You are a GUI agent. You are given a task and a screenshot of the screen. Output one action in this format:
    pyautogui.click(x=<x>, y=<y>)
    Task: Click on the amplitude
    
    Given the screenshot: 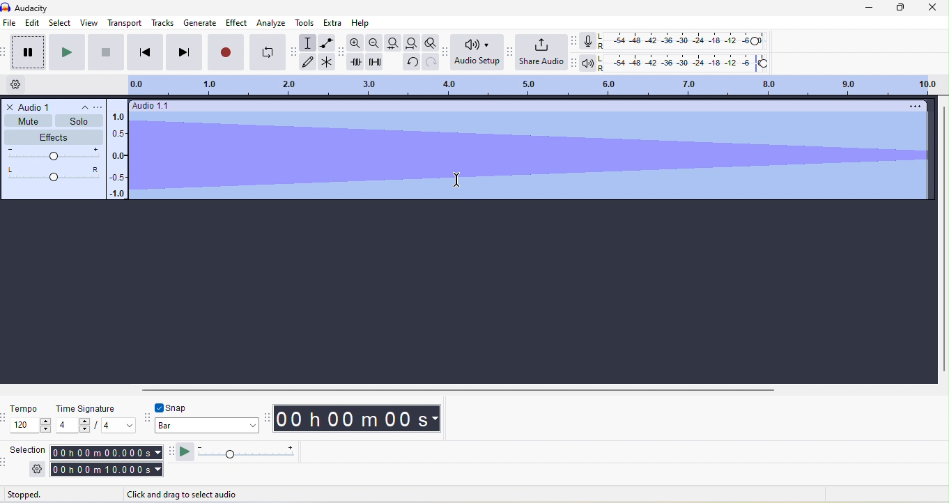 What is the action you would take?
    pyautogui.click(x=118, y=156)
    